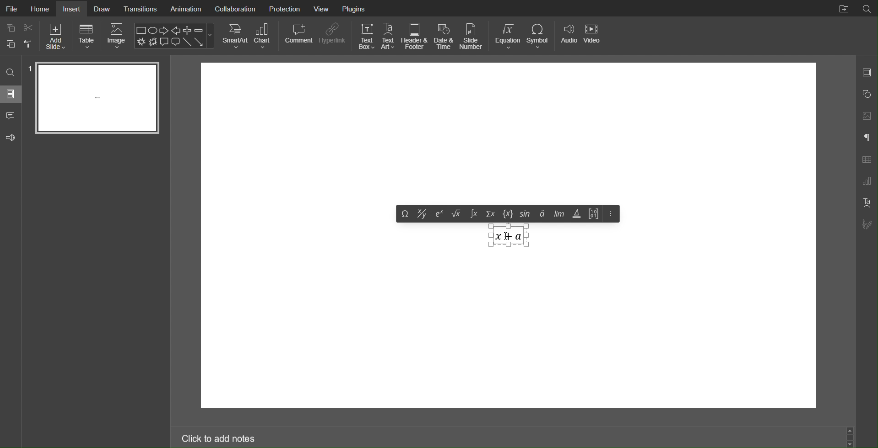  Describe the element at coordinates (866, 117) in the screenshot. I see `Images Settings` at that location.